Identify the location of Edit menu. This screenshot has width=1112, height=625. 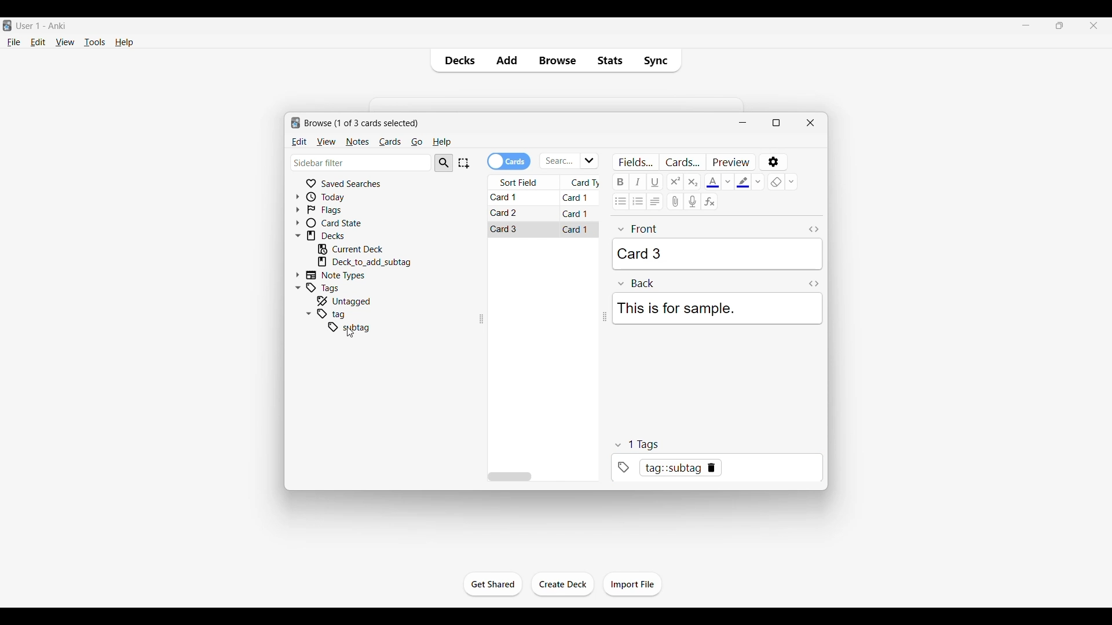
(38, 42).